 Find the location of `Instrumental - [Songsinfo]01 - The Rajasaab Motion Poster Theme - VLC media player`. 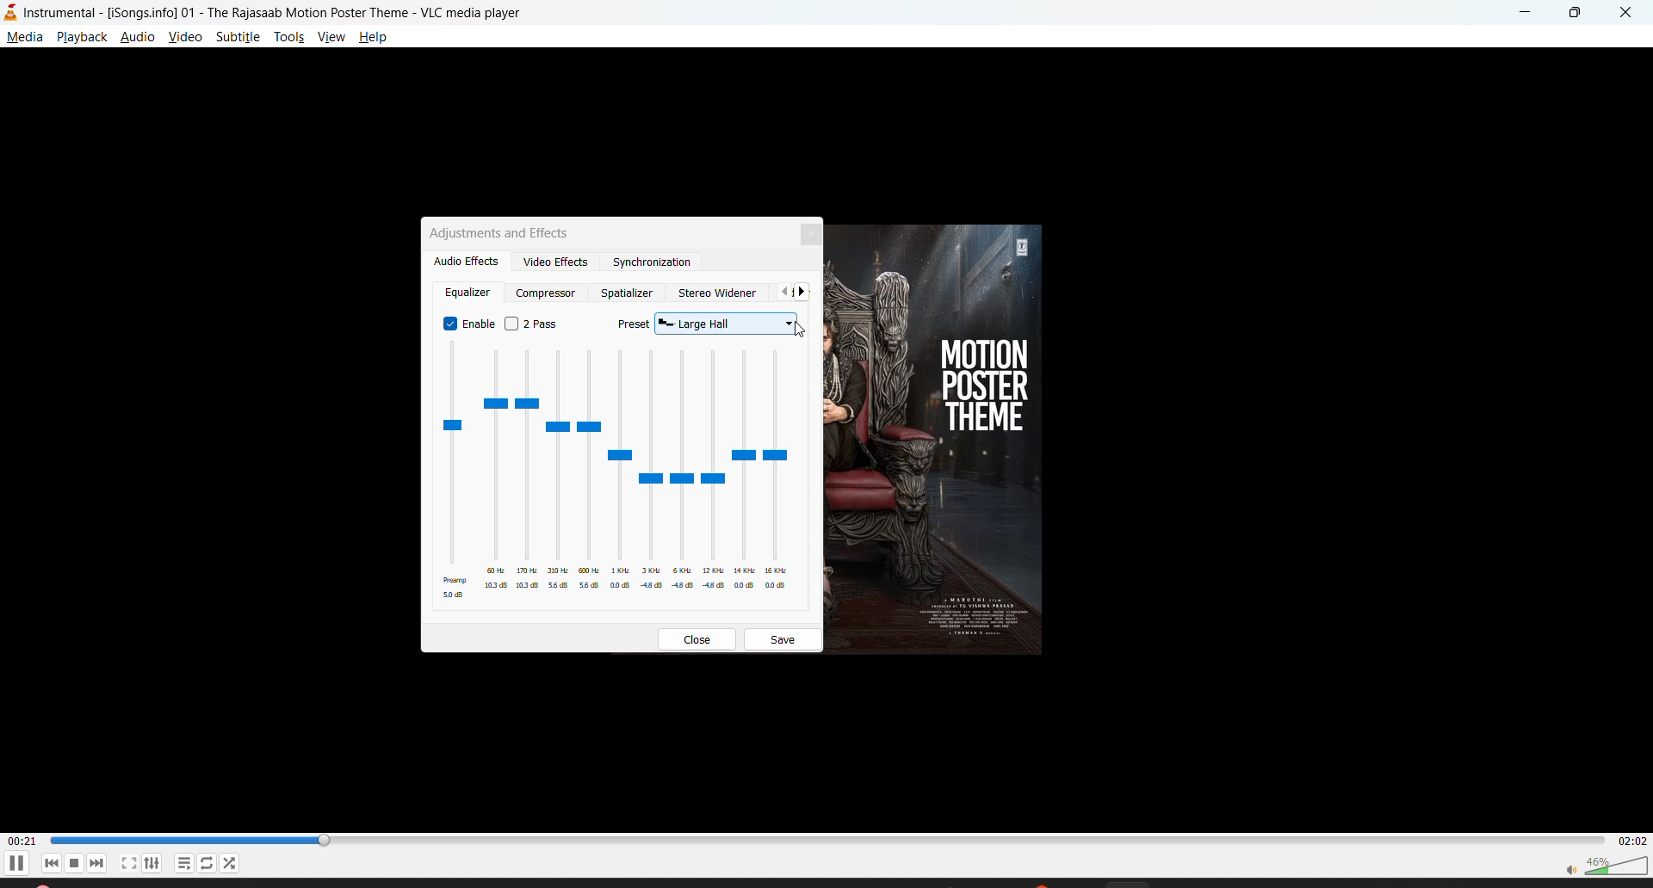

Instrumental - [Songsinfo]01 - The Rajasaab Motion Poster Theme - VLC media player is located at coordinates (268, 12).